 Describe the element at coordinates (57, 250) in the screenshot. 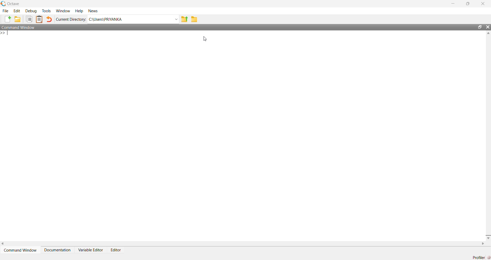

I see `Documentation` at that location.